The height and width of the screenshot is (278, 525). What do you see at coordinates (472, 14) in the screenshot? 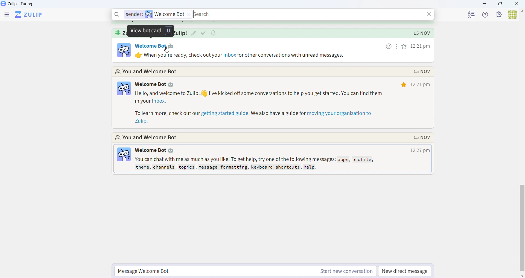
I see `Userlist` at bounding box center [472, 14].